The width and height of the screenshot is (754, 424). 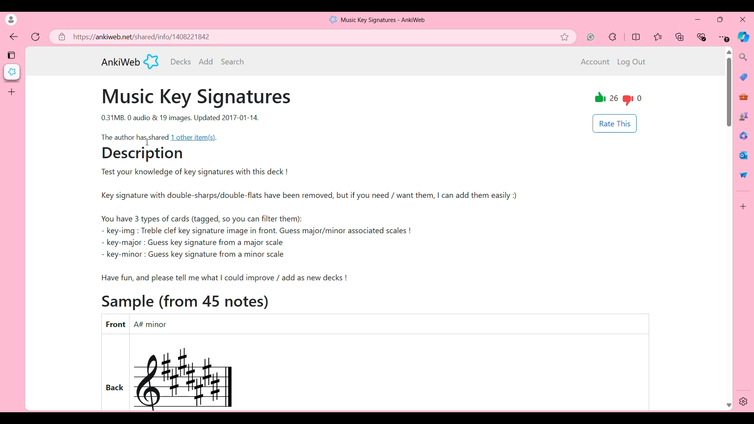 What do you see at coordinates (615, 124) in the screenshot?
I see `Rate this` at bounding box center [615, 124].